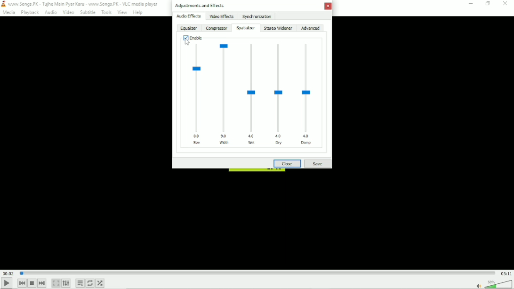 This screenshot has width=514, height=289. I want to click on Width, so click(225, 93).